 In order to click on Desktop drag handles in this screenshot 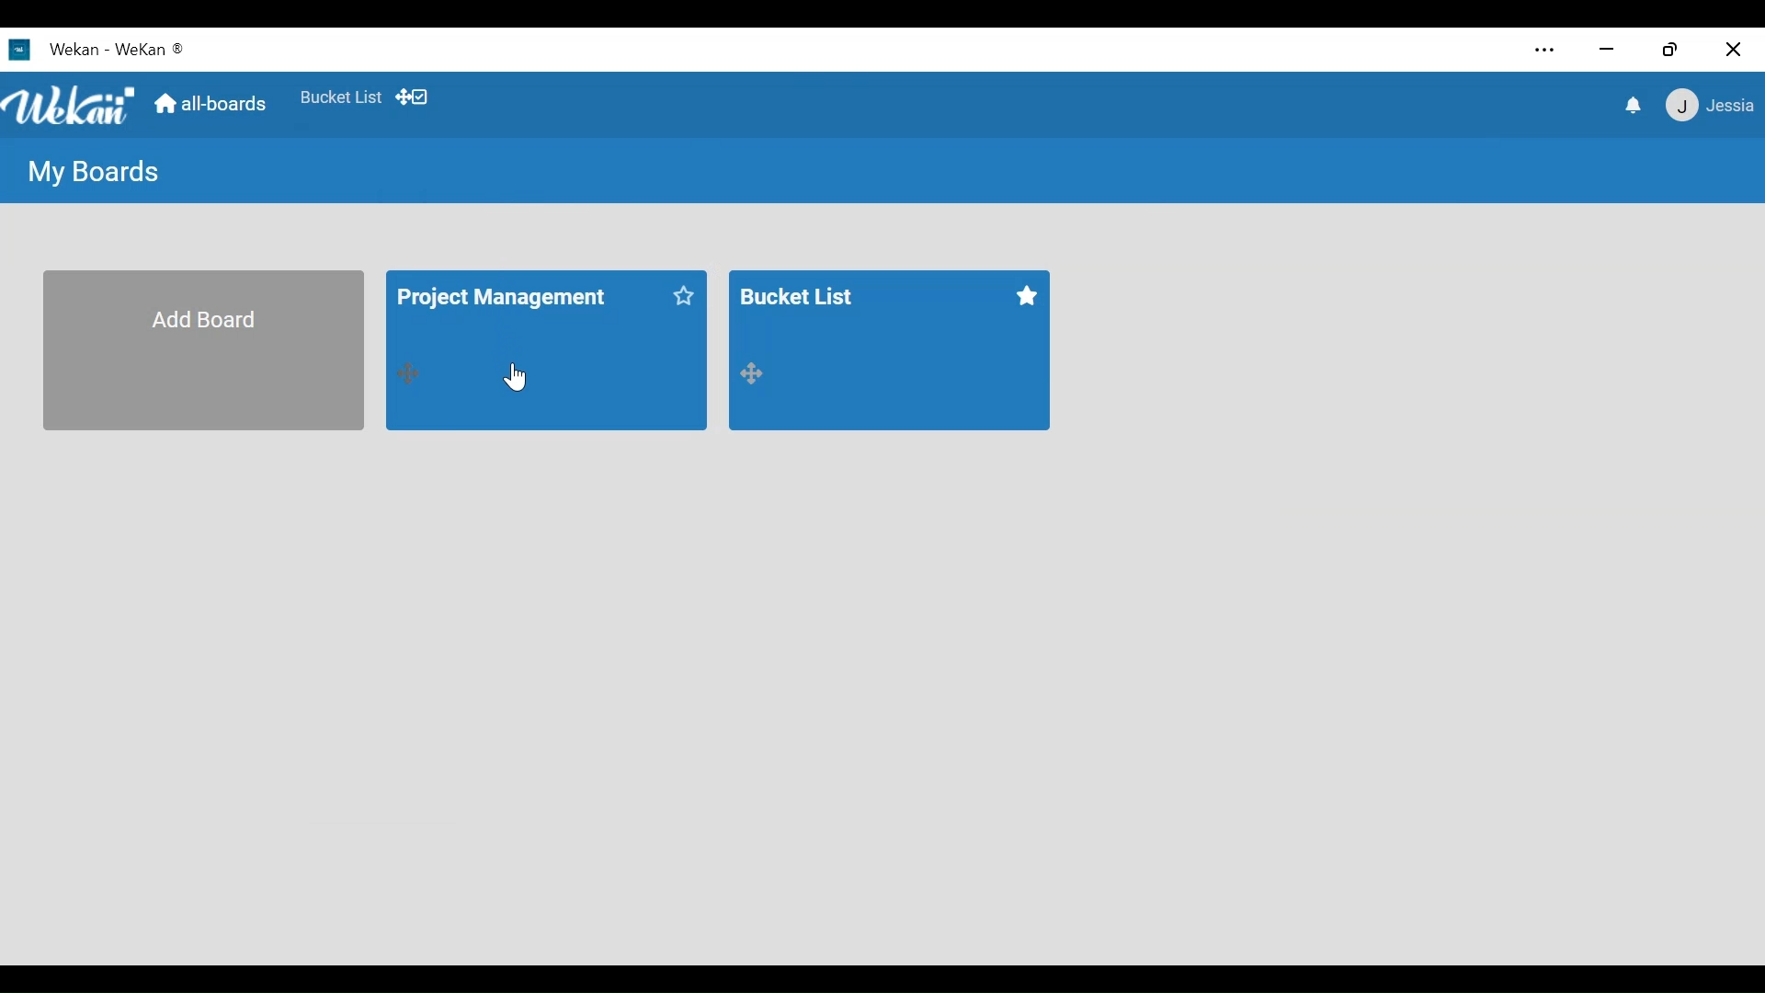, I will do `click(412, 97)`.